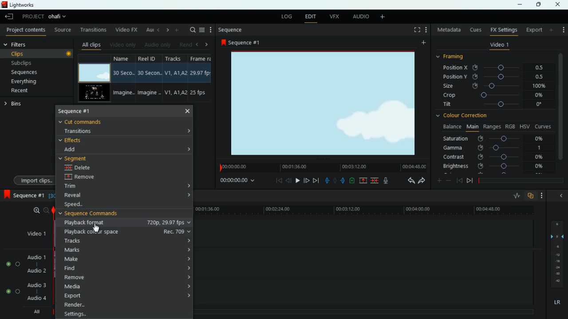 The image size is (568, 319). Describe the element at coordinates (127, 268) in the screenshot. I see `find` at that location.